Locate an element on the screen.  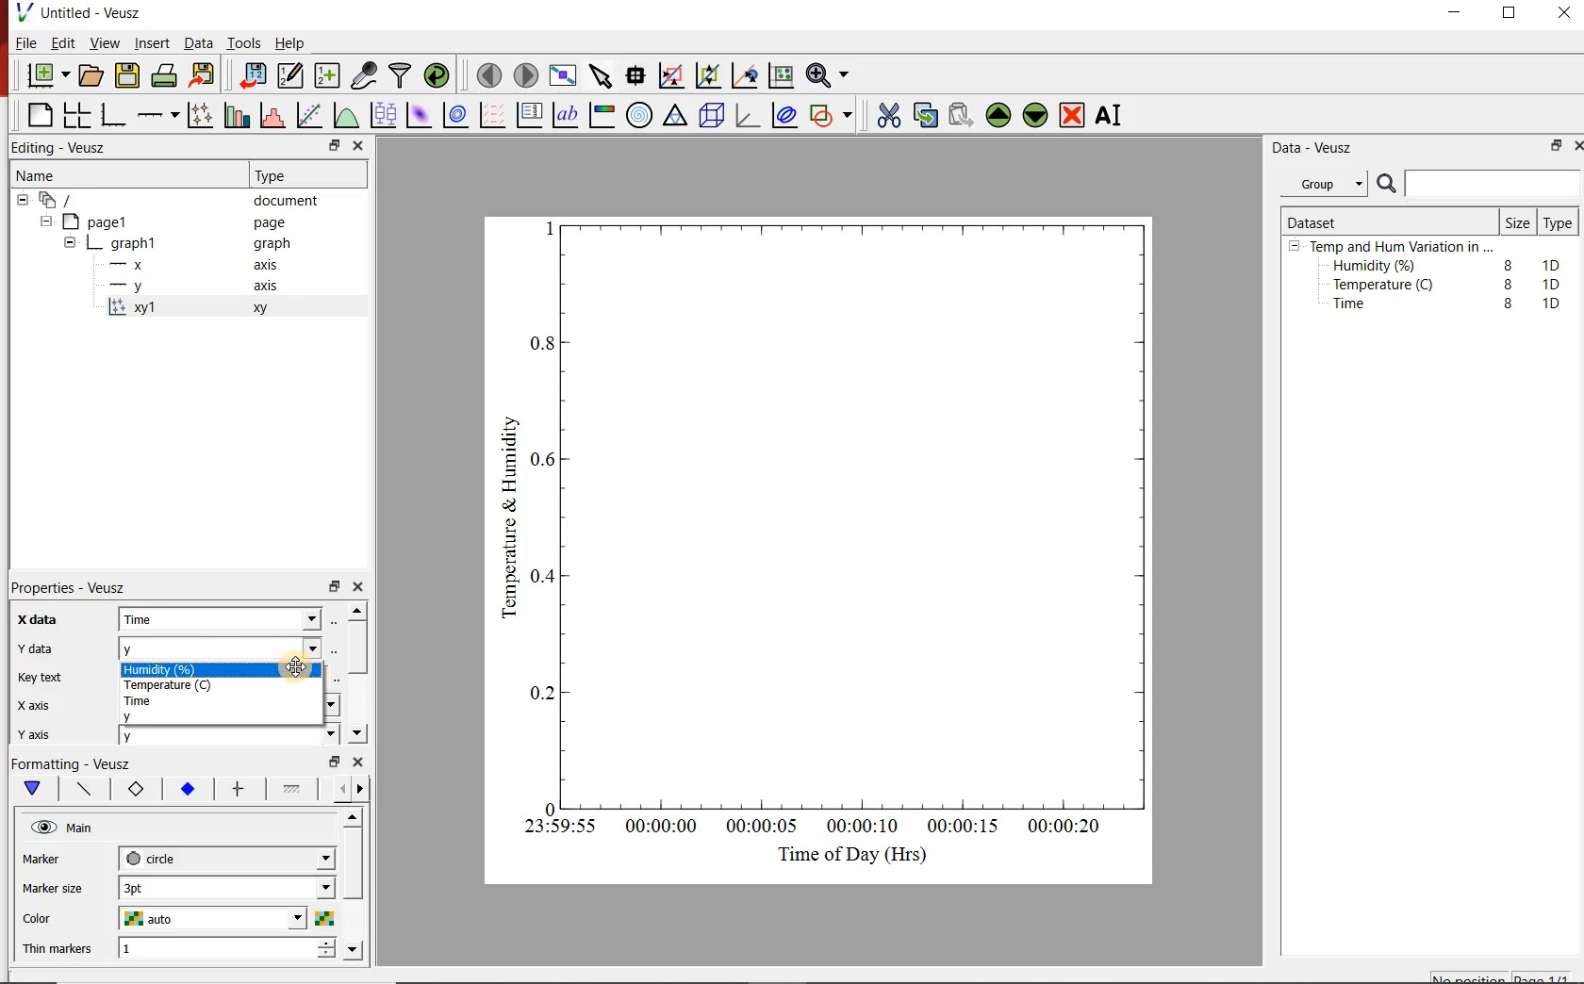
plot a 2d dataset as contours is located at coordinates (460, 116).